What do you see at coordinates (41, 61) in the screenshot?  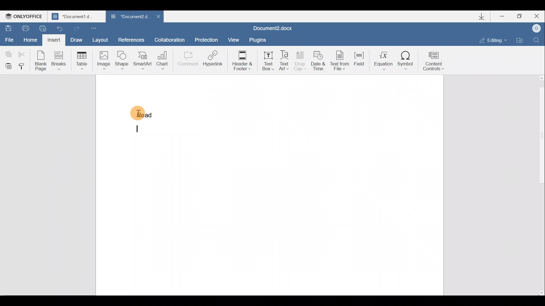 I see ` Blank page` at bounding box center [41, 61].